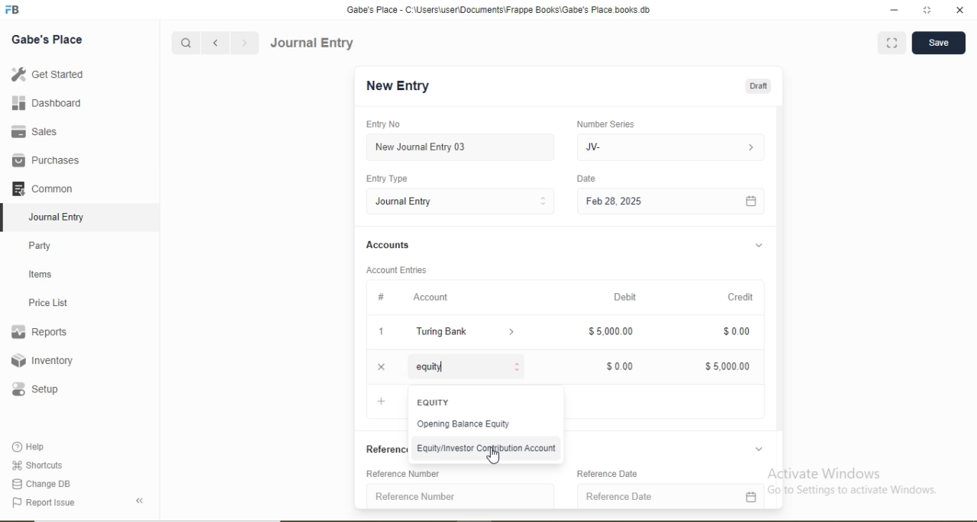 The height and width of the screenshot is (522, 977). What do you see at coordinates (740, 297) in the screenshot?
I see `Credit` at bounding box center [740, 297].